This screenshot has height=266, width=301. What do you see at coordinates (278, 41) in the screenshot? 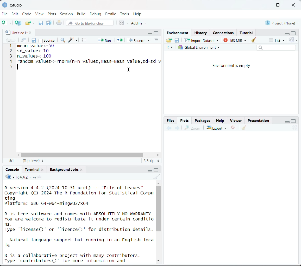
I see `list` at bounding box center [278, 41].